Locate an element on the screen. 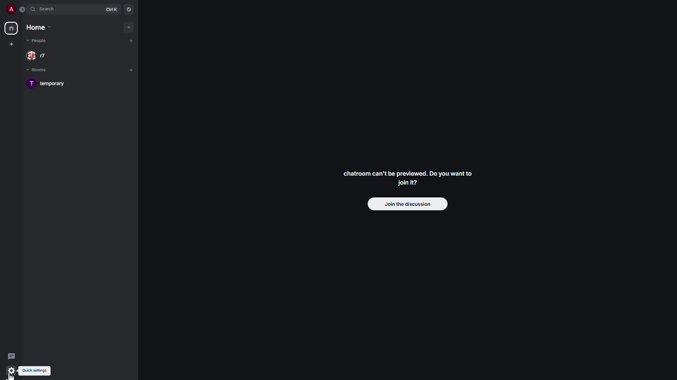  people is located at coordinates (38, 42).